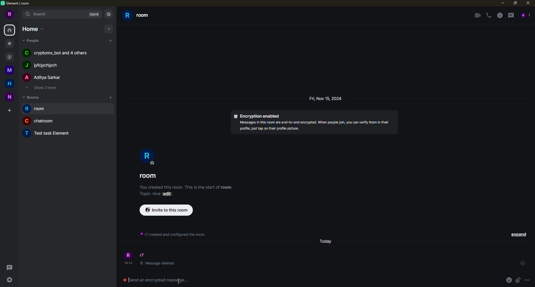 The image size is (535, 287). I want to click on ctrlK, so click(94, 14).